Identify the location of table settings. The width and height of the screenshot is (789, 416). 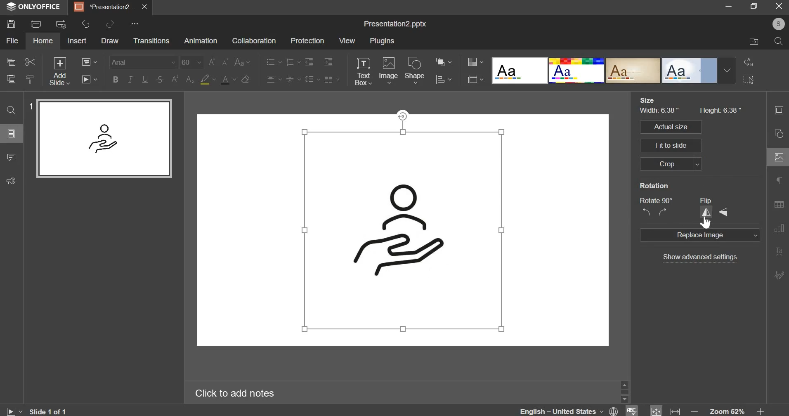
(779, 205).